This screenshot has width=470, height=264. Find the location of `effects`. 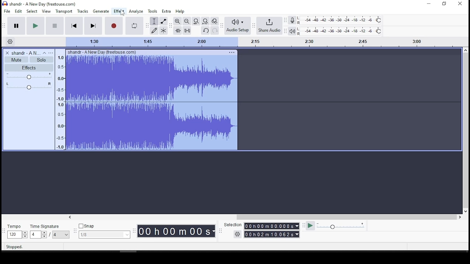

effects is located at coordinates (29, 68).